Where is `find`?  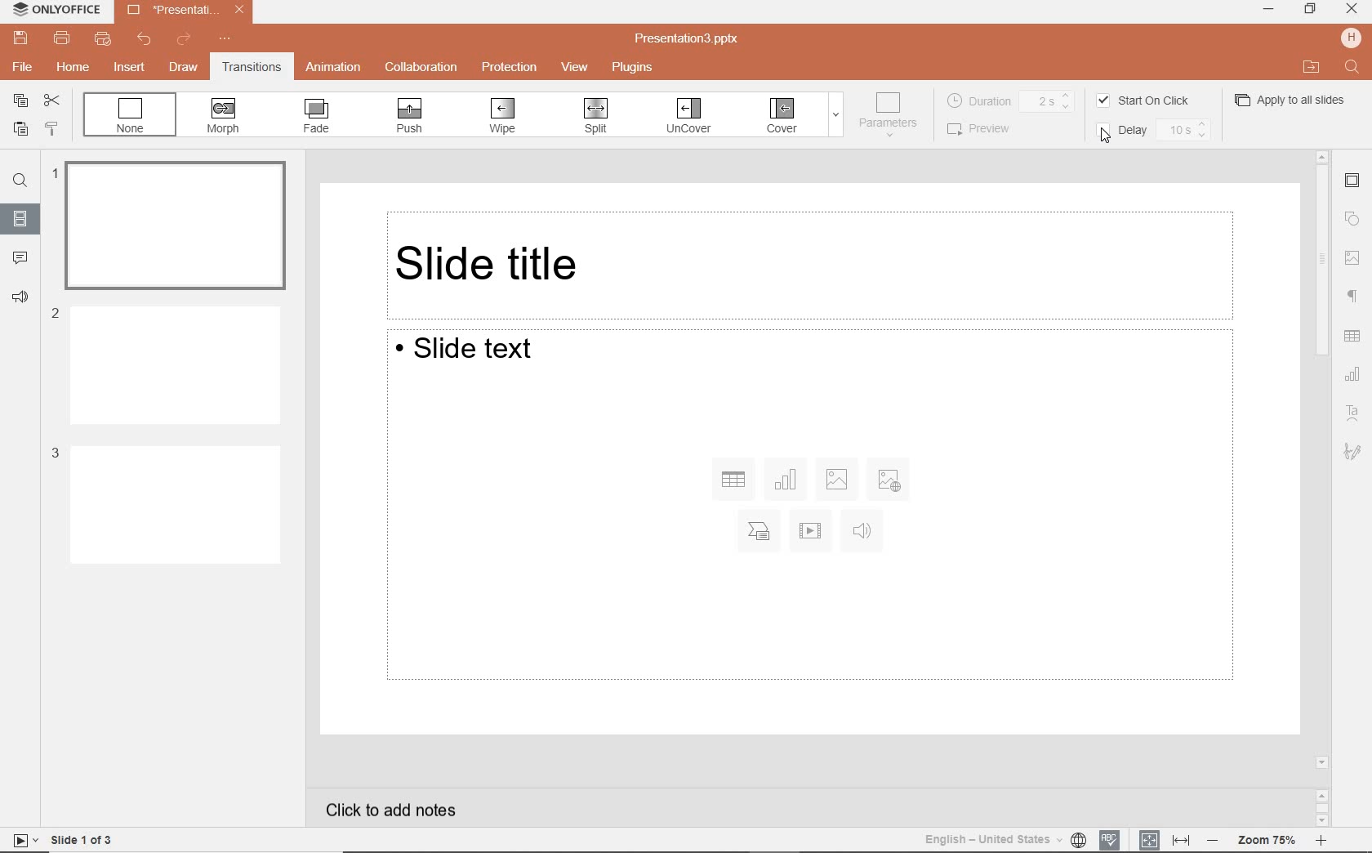 find is located at coordinates (20, 183).